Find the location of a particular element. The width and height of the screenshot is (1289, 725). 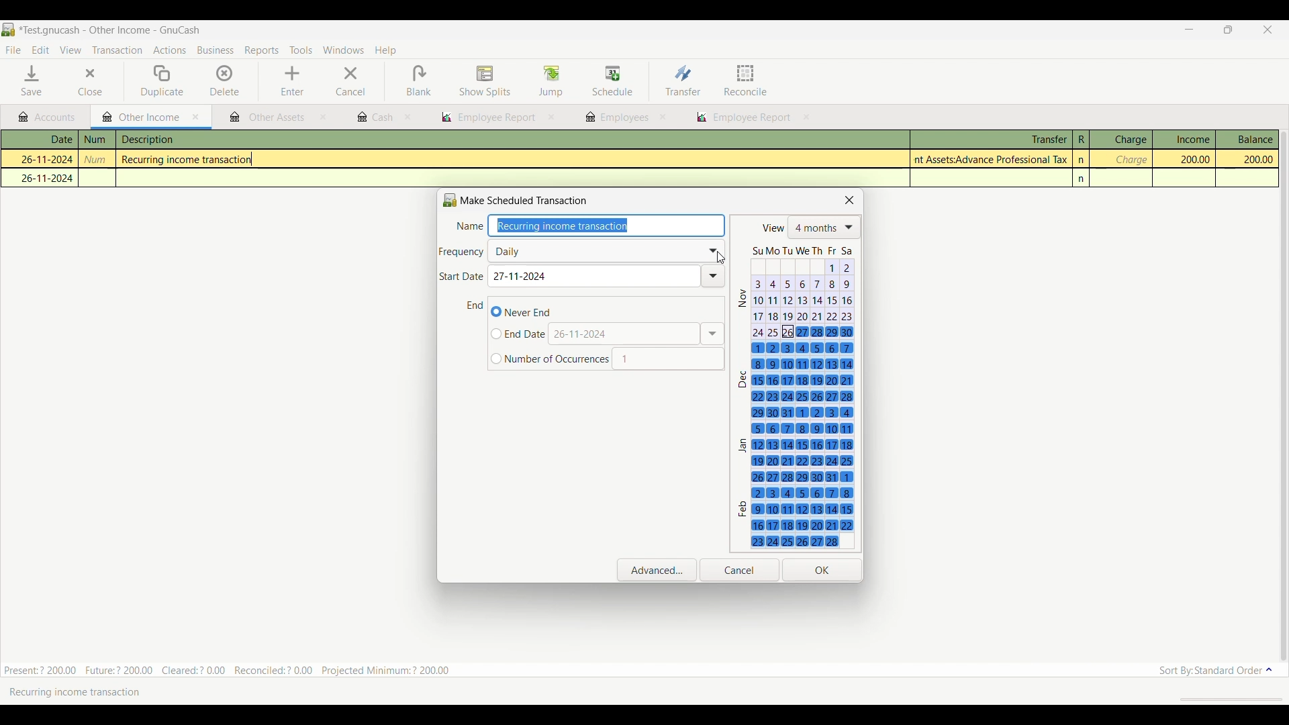

Input specific end date is located at coordinates (519, 334).